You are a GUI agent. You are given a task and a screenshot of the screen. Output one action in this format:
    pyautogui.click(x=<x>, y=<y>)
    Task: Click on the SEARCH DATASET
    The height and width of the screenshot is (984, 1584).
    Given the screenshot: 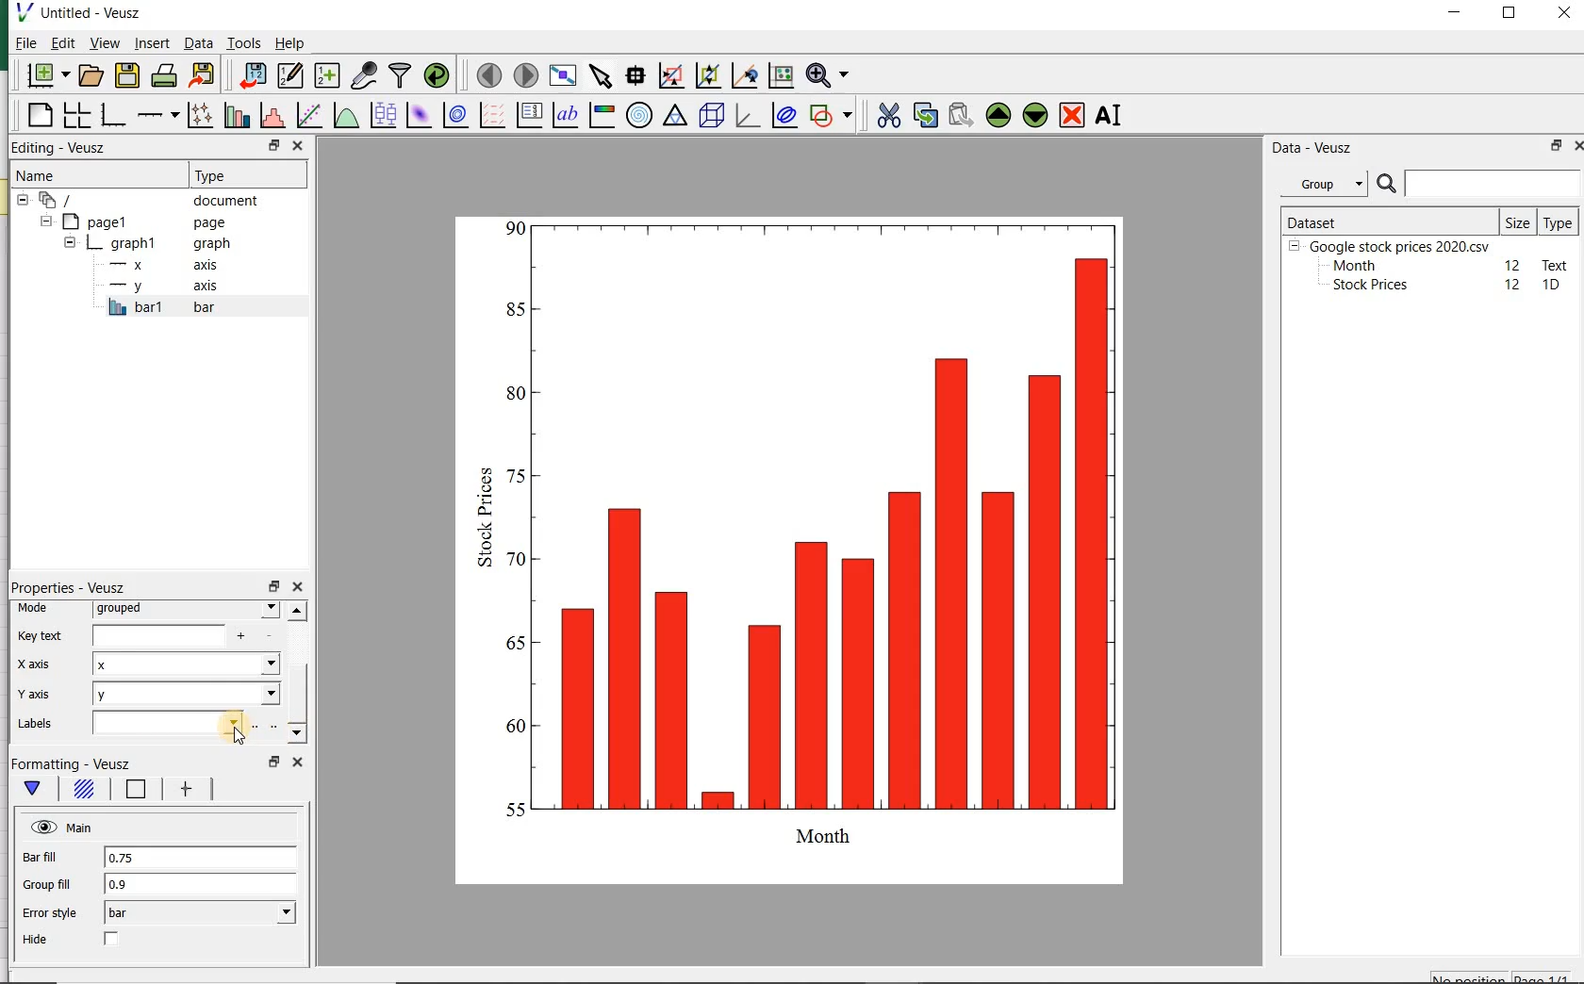 What is the action you would take?
    pyautogui.click(x=1478, y=183)
    